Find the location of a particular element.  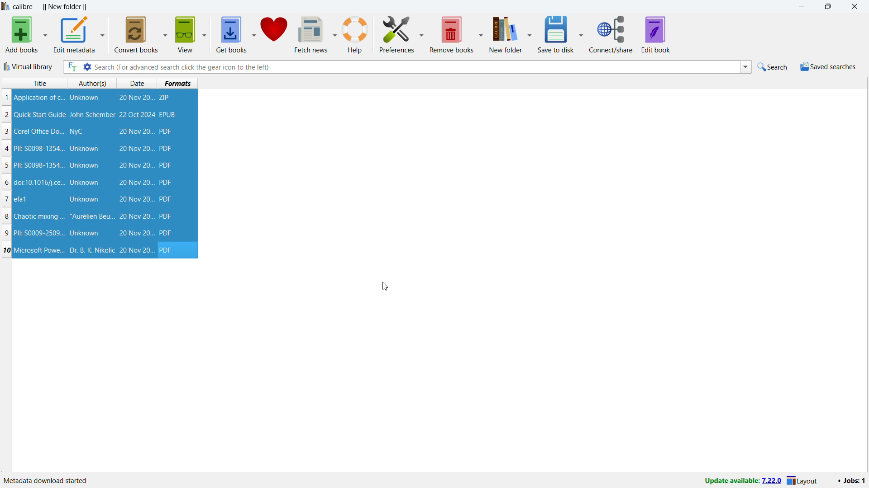

20 Nov 20... is located at coordinates (136, 250).